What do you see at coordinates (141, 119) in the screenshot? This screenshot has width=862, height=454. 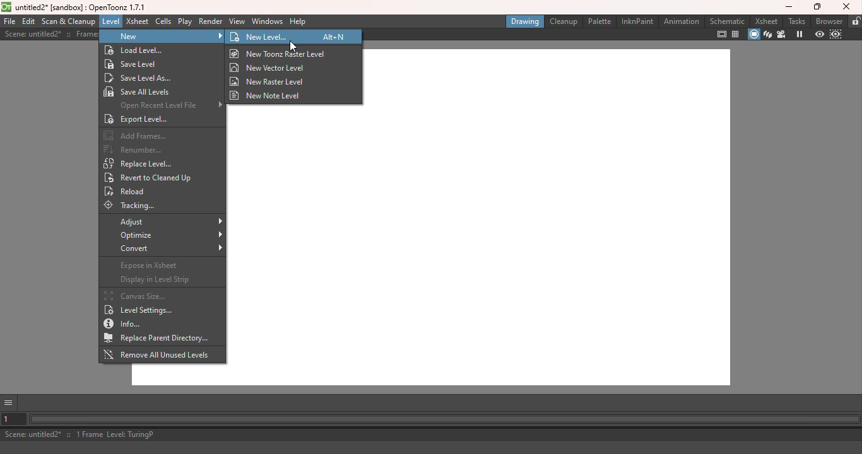 I see `Export level` at bounding box center [141, 119].